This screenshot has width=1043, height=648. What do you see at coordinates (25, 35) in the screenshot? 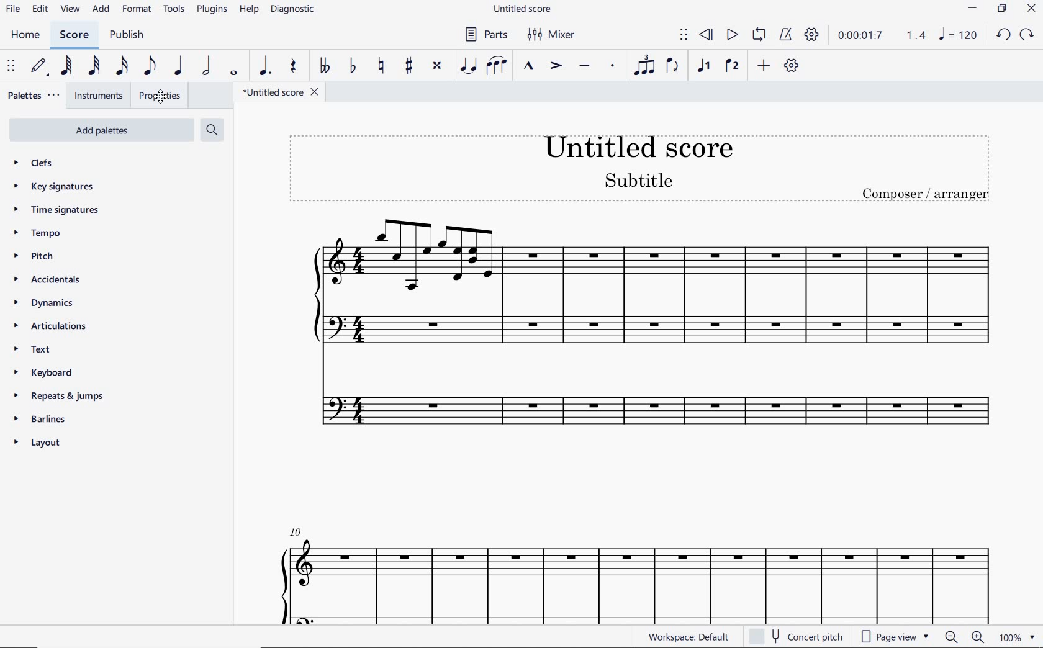
I see `HOME` at bounding box center [25, 35].